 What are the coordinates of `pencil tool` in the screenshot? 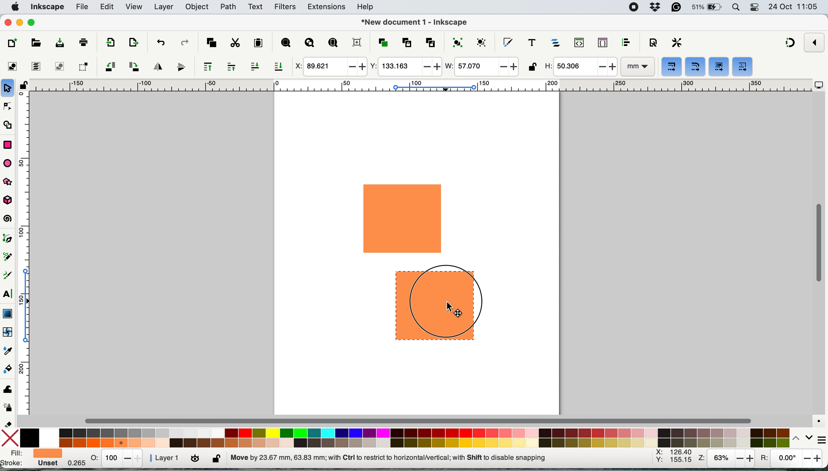 It's located at (10, 258).